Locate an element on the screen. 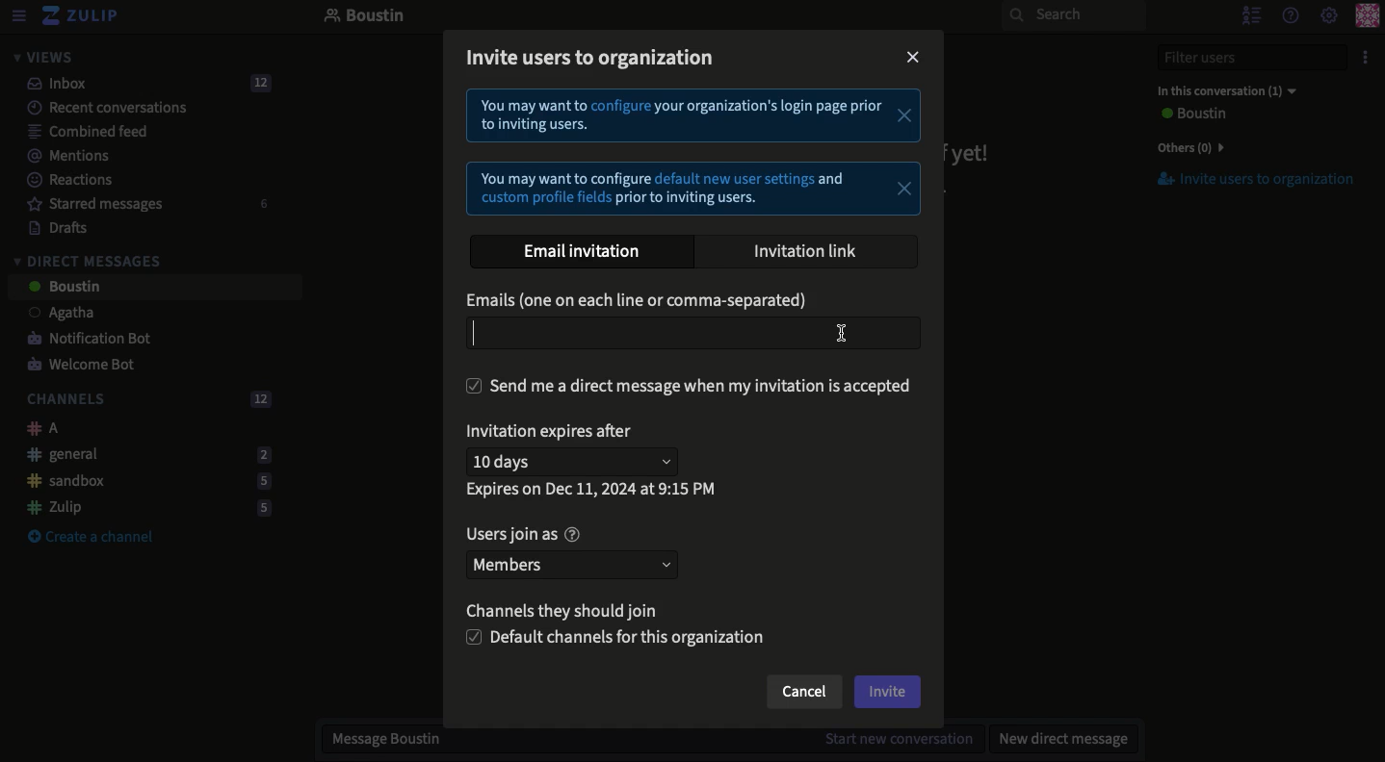 This screenshot has height=762, width=1385. Email invitation  is located at coordinates (589, 252).